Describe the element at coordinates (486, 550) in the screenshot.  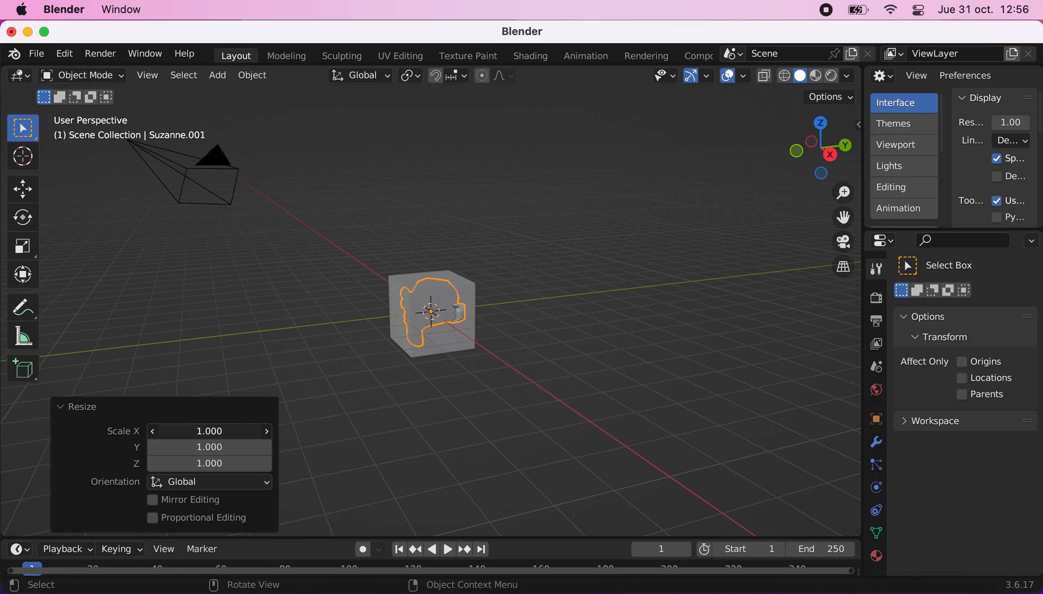
I see `jump to endpoint` at that location.